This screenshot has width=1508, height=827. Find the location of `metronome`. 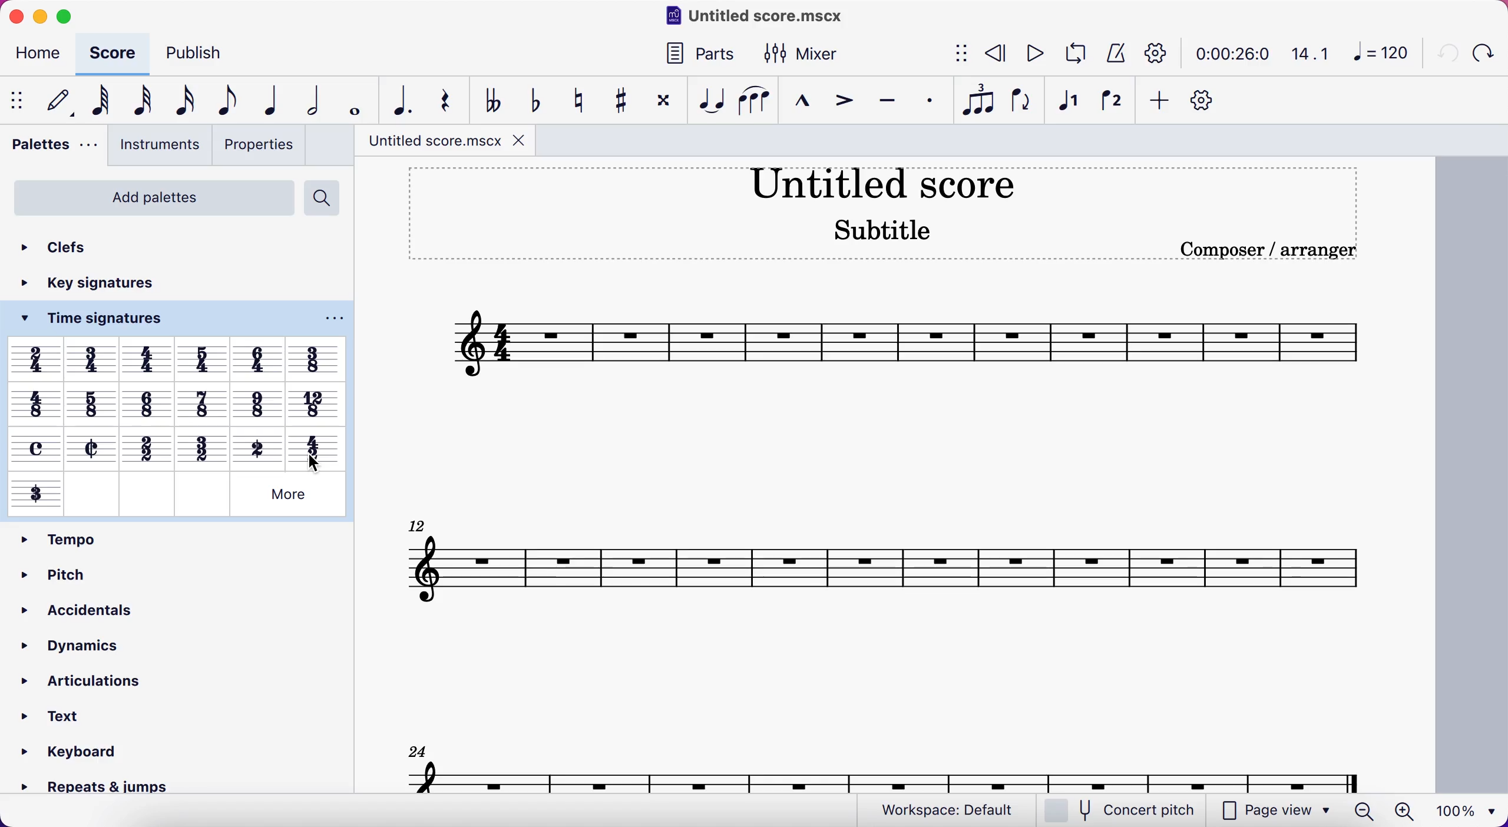

metronome is located at coordinates (1112, 54).